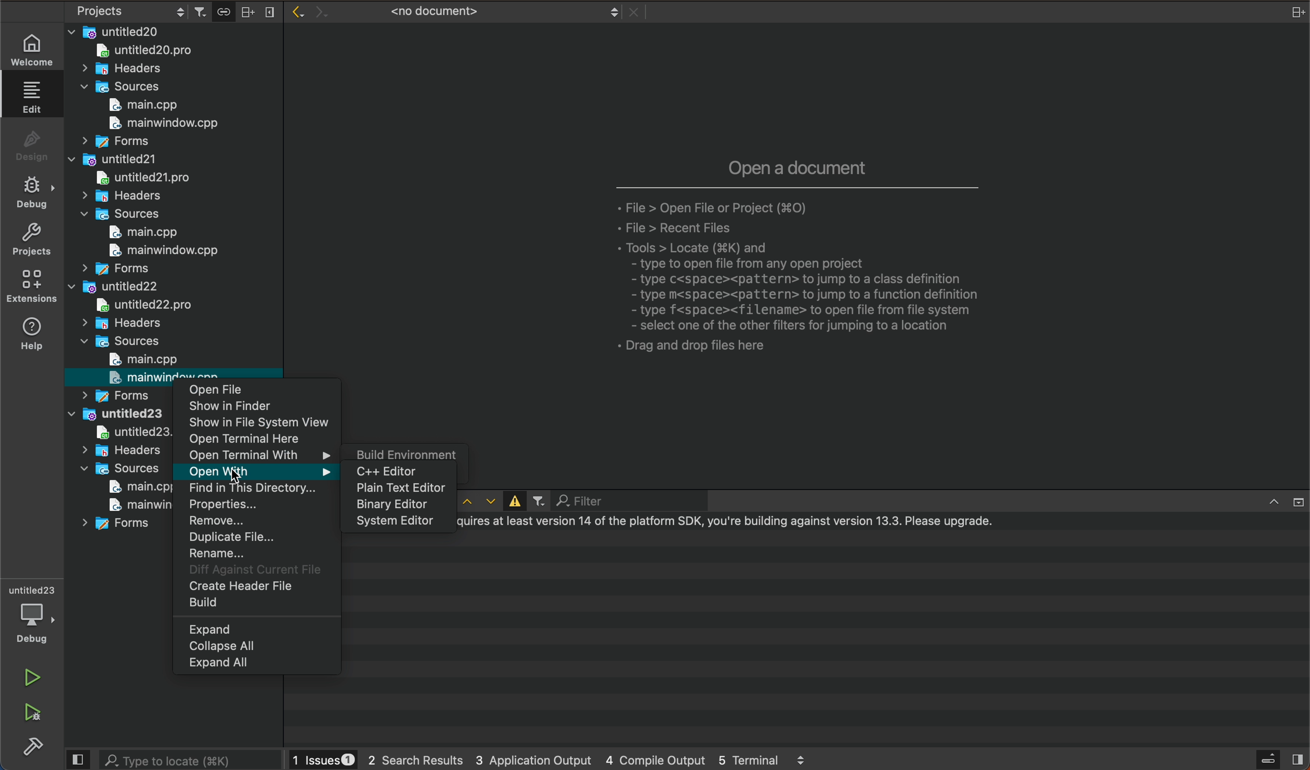 This screenshot has height=770, width=1310. Describe the element at coordinates (112, 158) in the screenshot. I see `untitled21` at that location.